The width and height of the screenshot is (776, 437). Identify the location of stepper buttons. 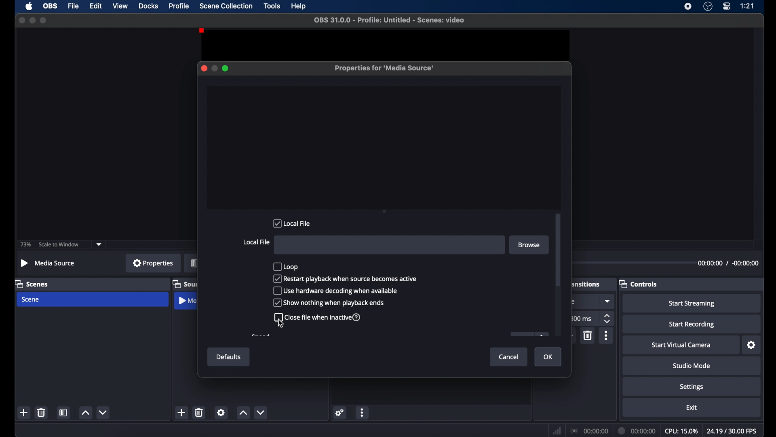
(608, 319).